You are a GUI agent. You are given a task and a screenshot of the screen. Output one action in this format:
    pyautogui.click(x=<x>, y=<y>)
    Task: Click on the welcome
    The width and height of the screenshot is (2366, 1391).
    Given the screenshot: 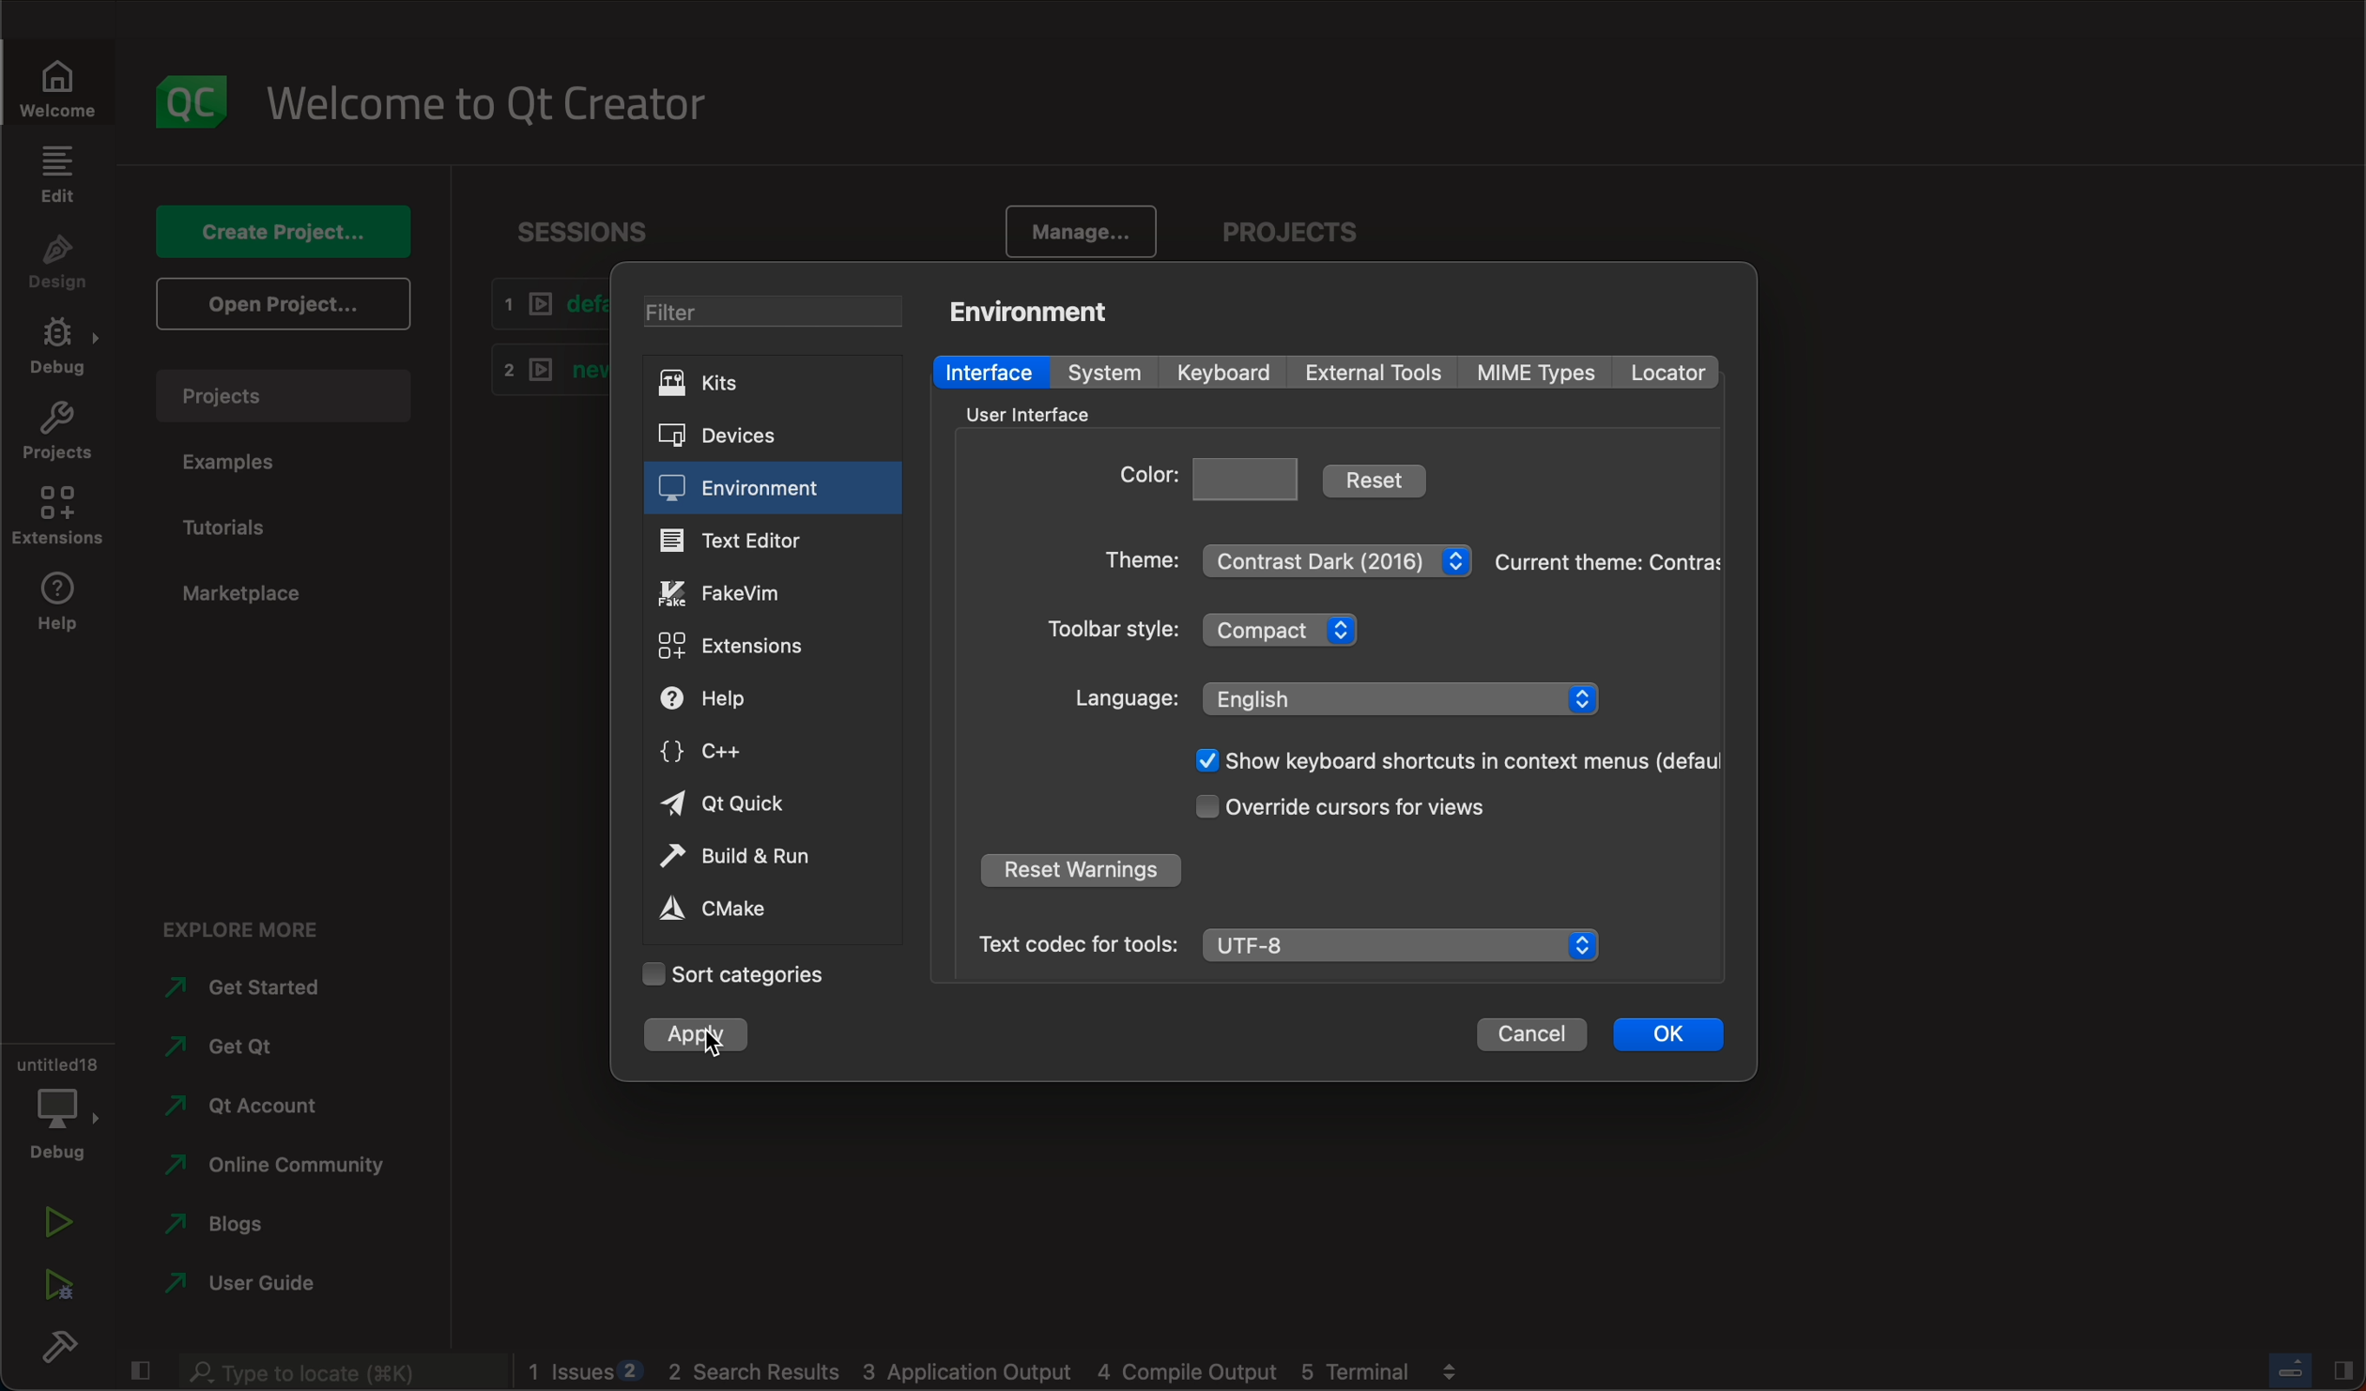 What is the action you would take?
    pyautogui.click(x=55, y=84)
    